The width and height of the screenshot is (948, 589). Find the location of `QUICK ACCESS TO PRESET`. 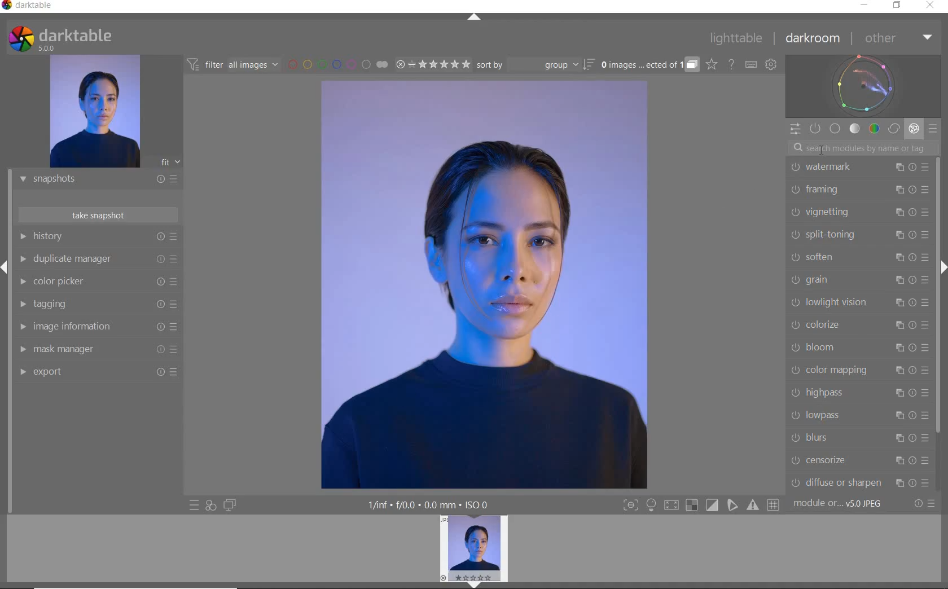

QUICK ACCESS TO PRESET is located at coordinates (195, 506).